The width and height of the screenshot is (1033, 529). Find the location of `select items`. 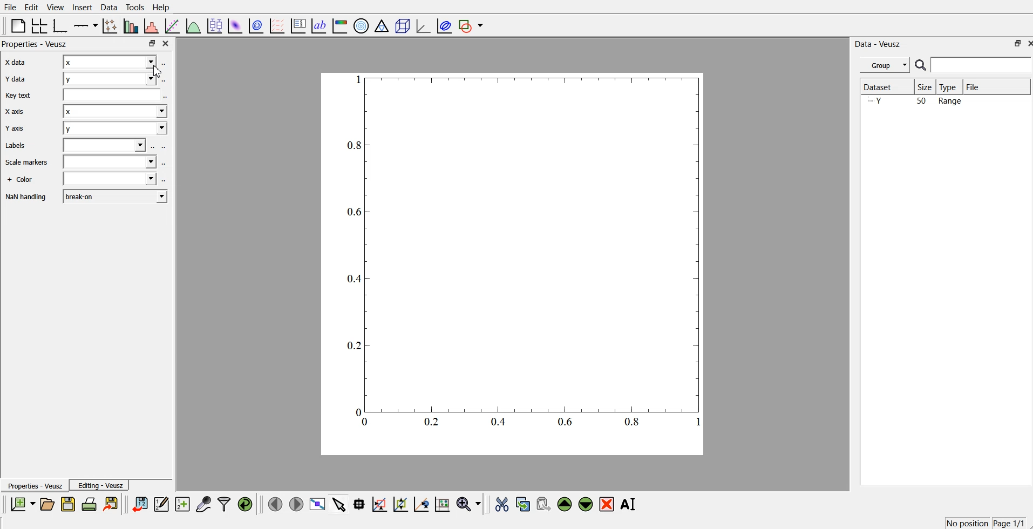

select items is located at coordinates (338, 505).